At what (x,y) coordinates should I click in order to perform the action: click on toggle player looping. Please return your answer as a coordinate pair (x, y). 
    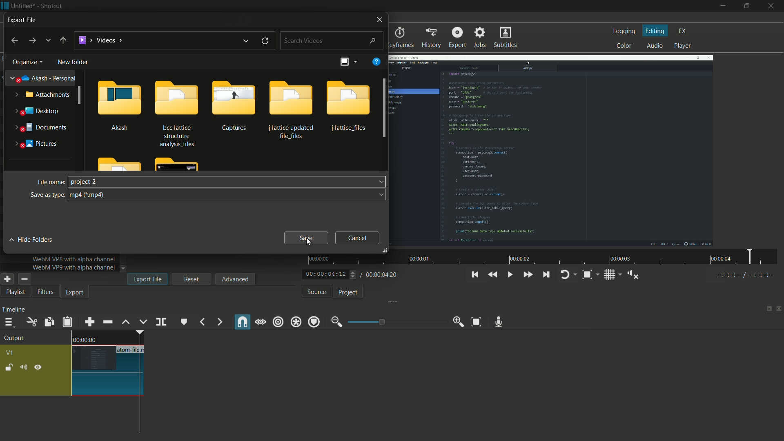
    Looking at the image, I should click on (565, 275).